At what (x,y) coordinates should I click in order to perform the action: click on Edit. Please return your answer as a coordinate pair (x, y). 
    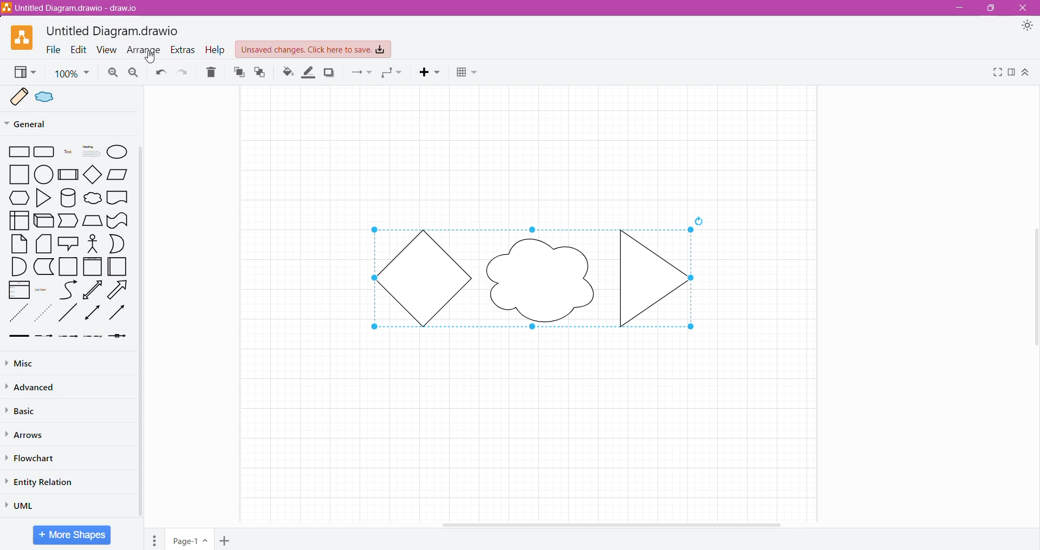
    Looking at the image, I should click on (79, 49).